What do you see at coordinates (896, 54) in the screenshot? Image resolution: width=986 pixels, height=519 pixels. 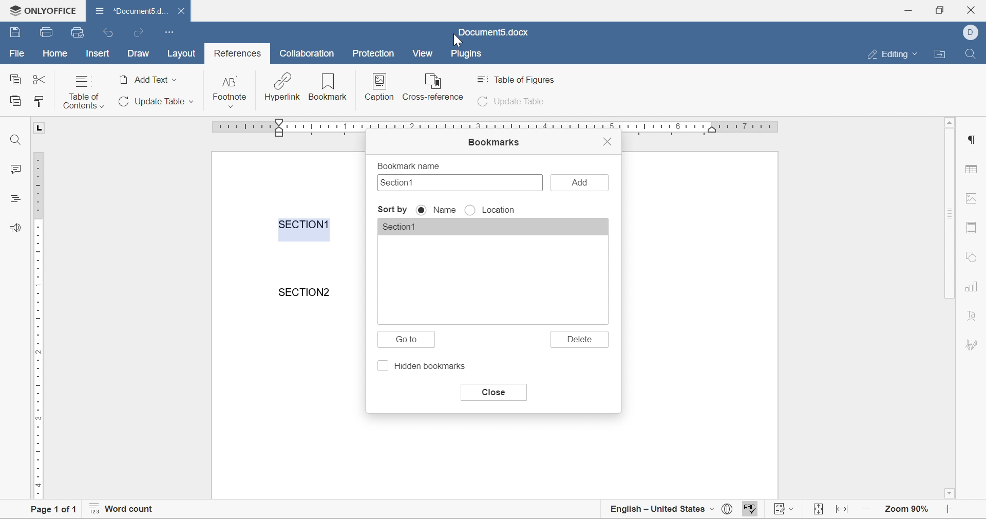 I see `editing` at bounding box center [896, 54].